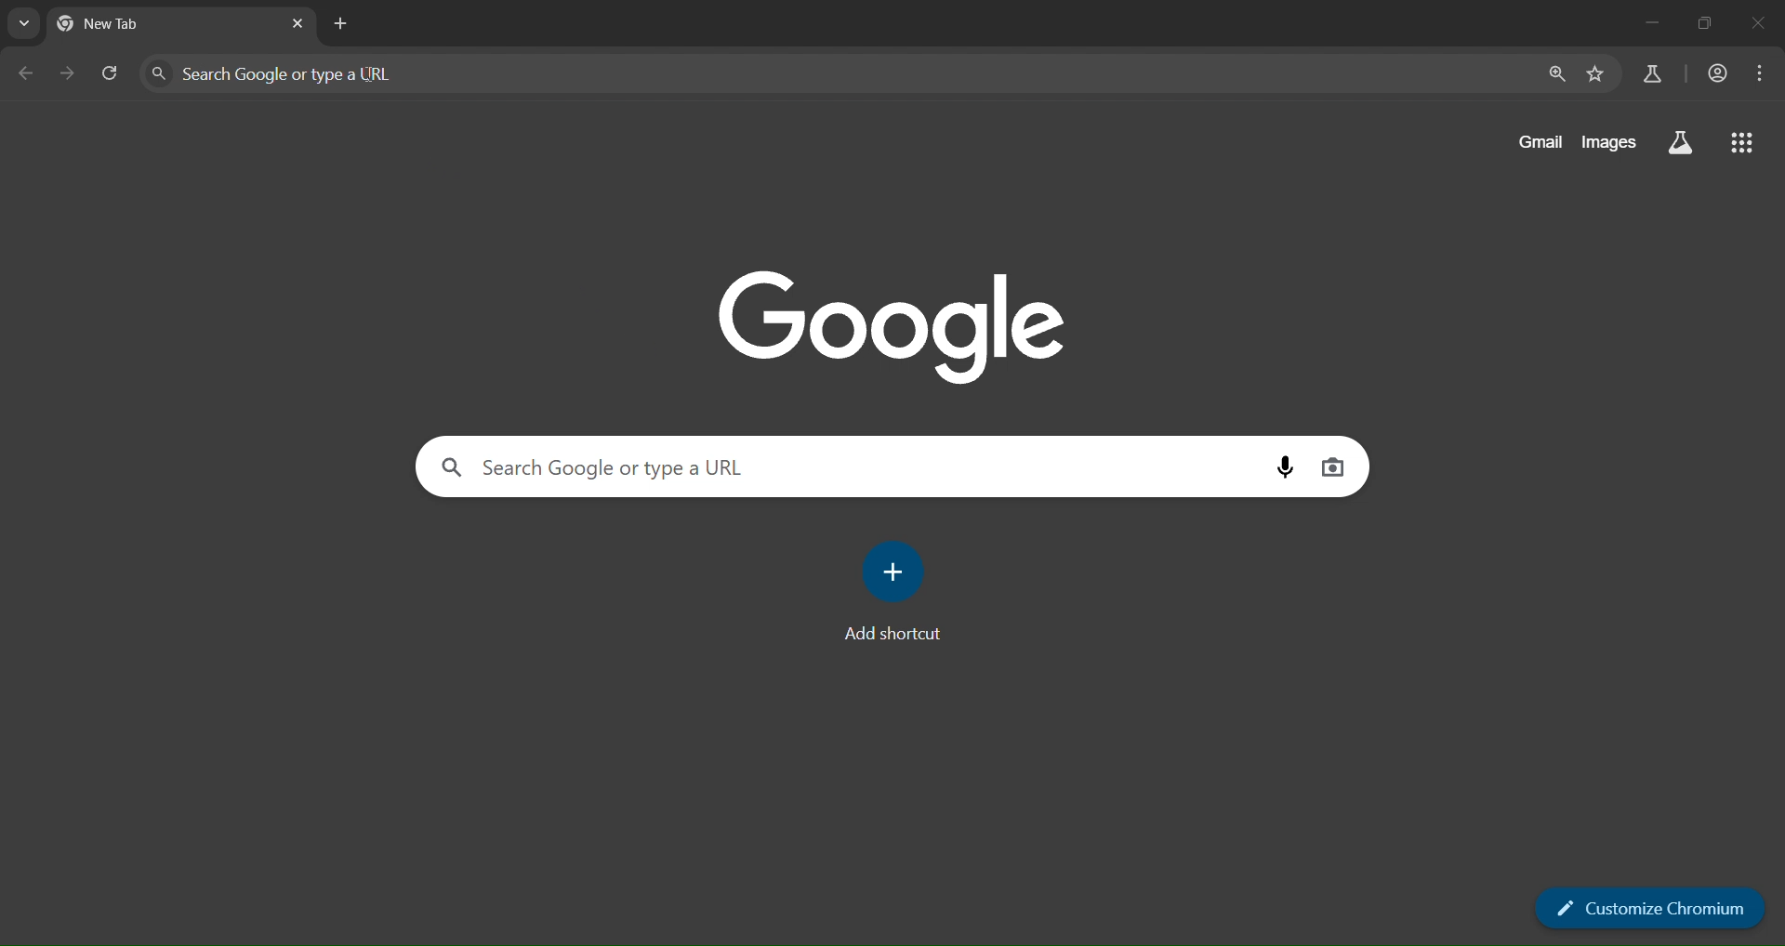  What do you see at coordinates (24, 25) in the screenshot?
I see `search tabs` at bounding box center [24, 25].